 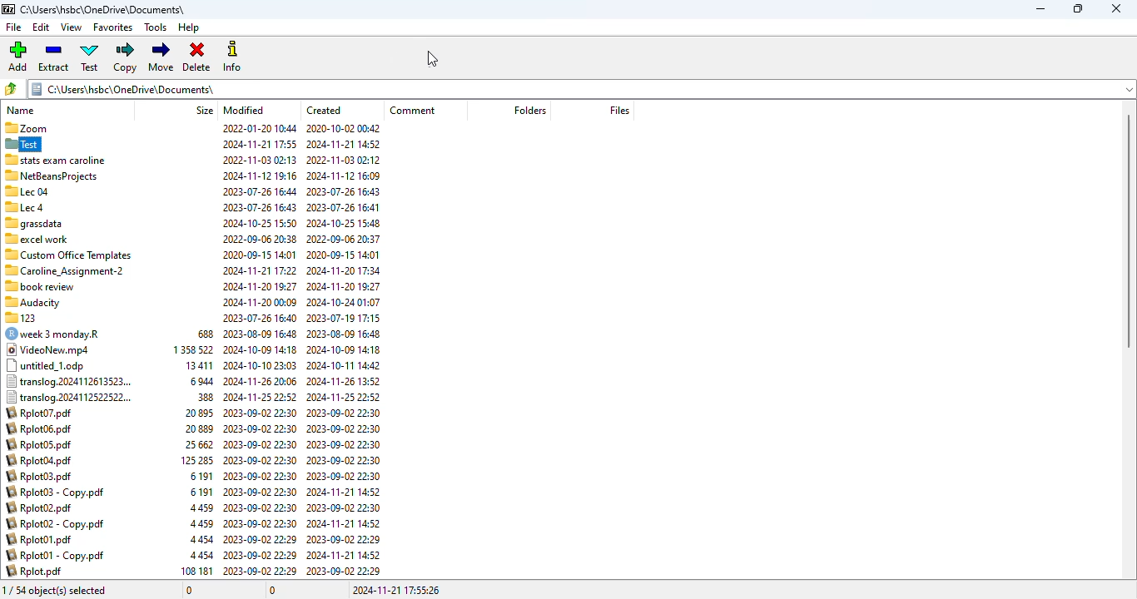 What do you see at coordinates (344, 349) in the screenshot?
I see `2024-10-09 14:18` at bounding box center [344, 349].